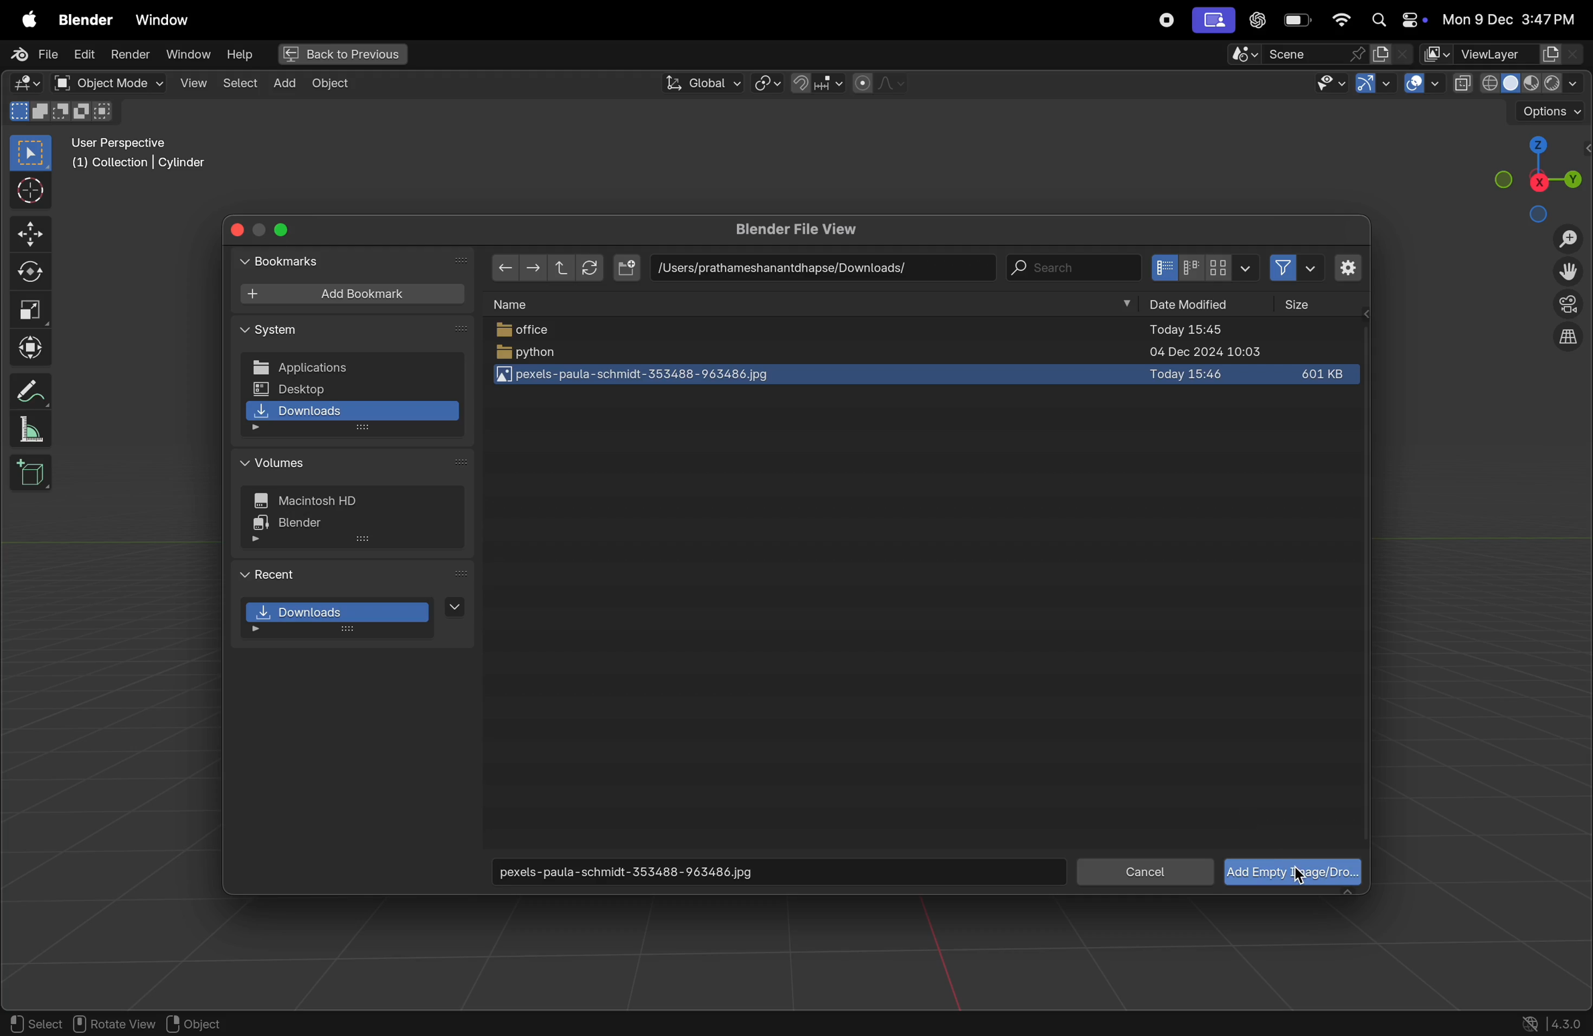 The width and height of the screenshot is (1593, 1036). I want to click on options, so click(1547, 111).